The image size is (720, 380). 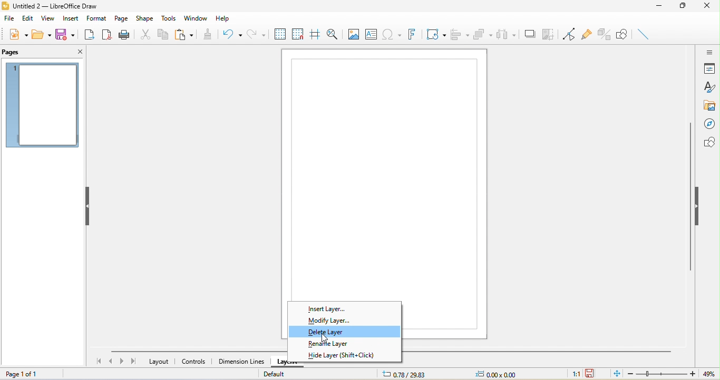 I want to click on save, so click(x=66, y=35).